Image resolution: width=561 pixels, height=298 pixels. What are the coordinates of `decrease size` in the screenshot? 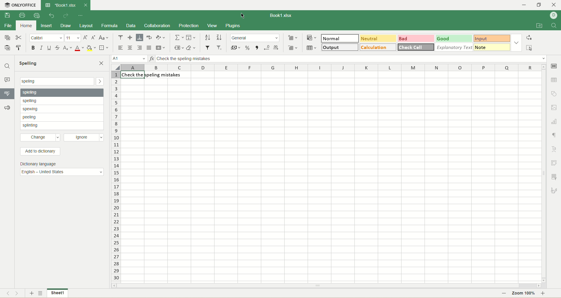 It's located at (93, 38).